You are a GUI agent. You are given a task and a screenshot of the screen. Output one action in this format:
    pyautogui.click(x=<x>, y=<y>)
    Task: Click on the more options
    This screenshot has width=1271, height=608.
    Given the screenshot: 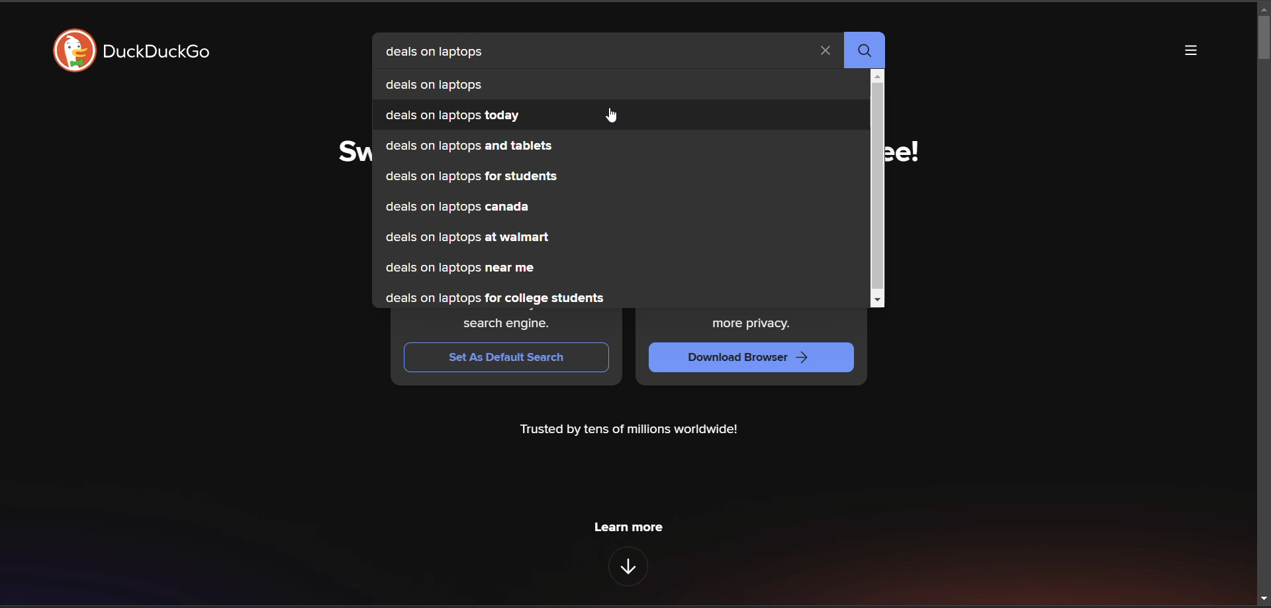 What is the action you would take?
    pyautogui.click(x=1188, y=52)
    